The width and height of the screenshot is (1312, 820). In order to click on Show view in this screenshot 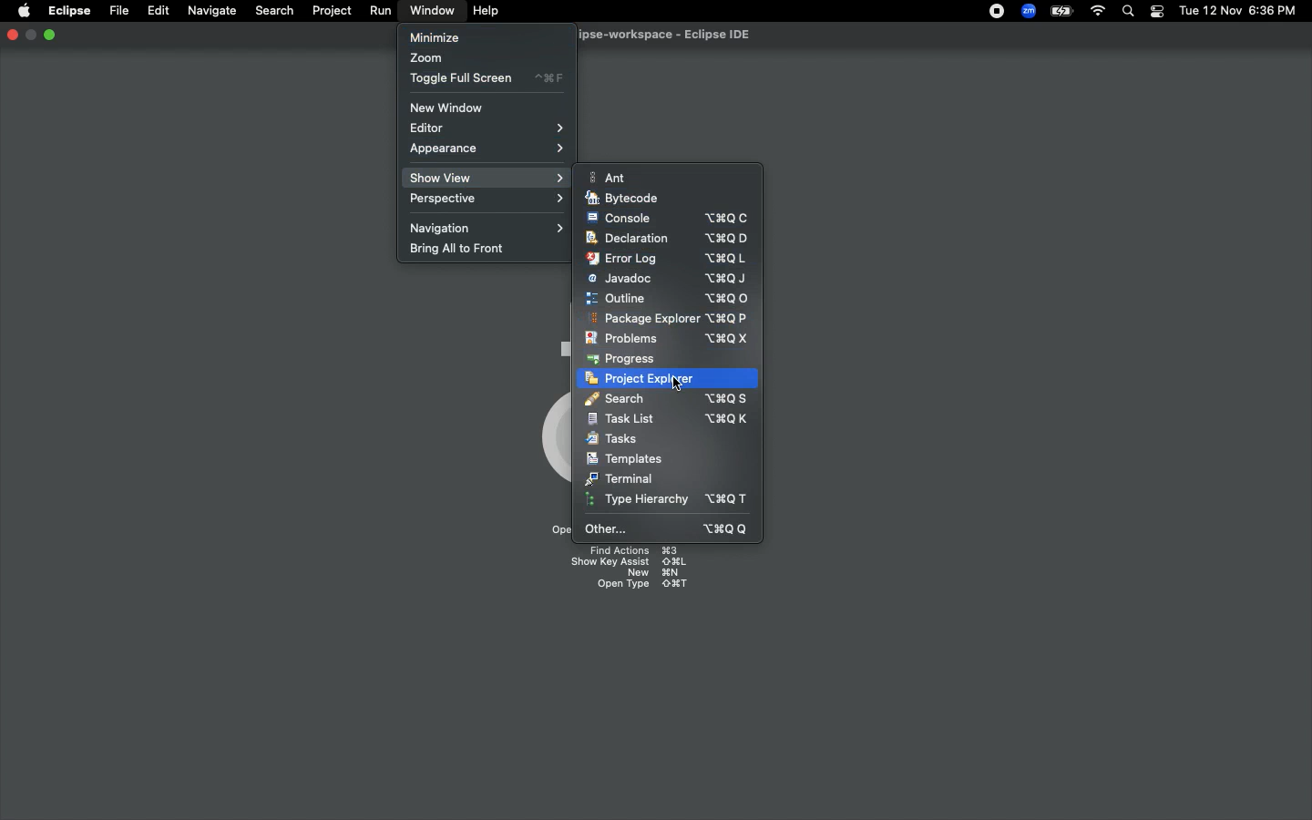, I will do `click(490, 178)`.